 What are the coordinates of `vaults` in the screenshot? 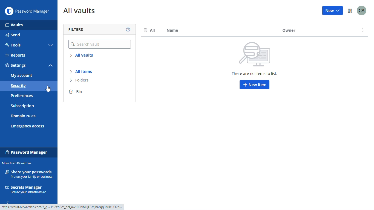 It's located at (14, 25).